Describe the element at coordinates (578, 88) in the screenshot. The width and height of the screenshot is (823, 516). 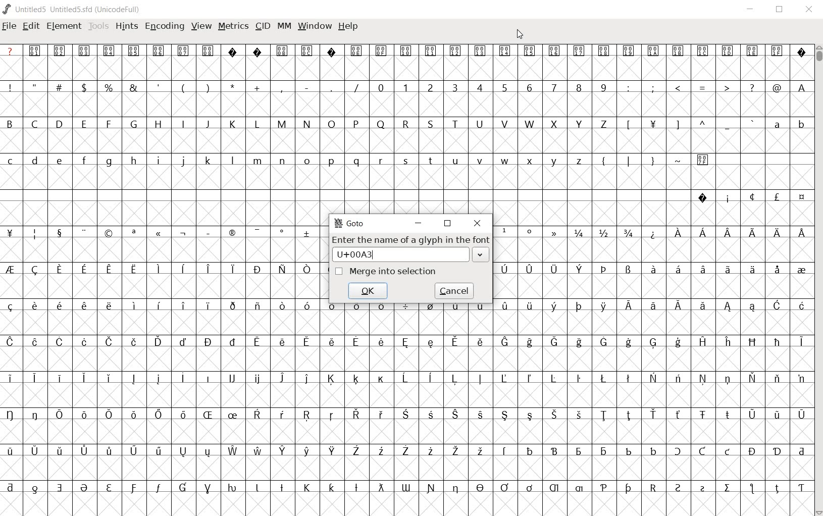
I see `8` at that location.